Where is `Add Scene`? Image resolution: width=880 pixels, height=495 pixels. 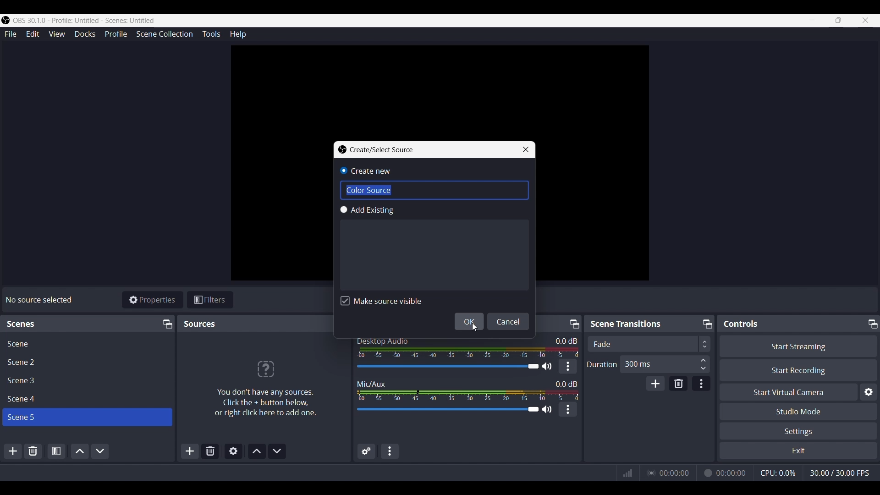 Add Scene is located at coordinates (13, 451).